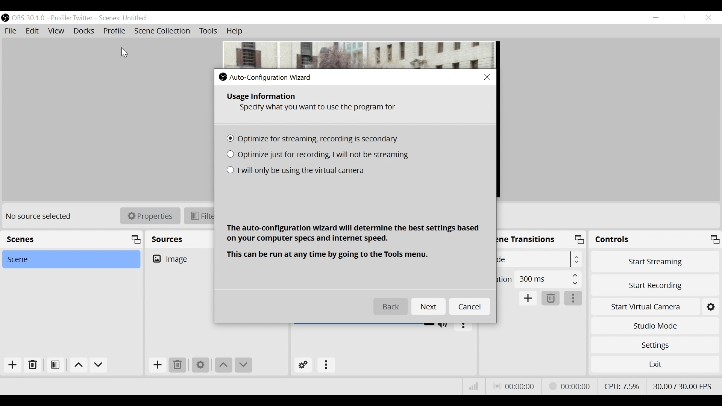 Image resolution: width=722 pixels, height=406 pixels. What do you see at coordinates (391, 307) in the screenshot?
I see `Back` at bounding box center [391, 307].